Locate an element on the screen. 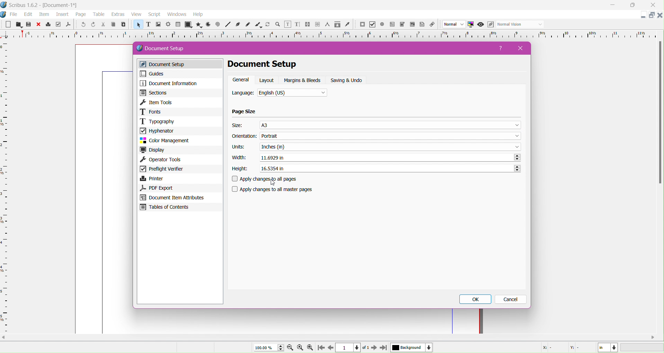 The image size is (664, 353). line is located at coordinates (228, 25).